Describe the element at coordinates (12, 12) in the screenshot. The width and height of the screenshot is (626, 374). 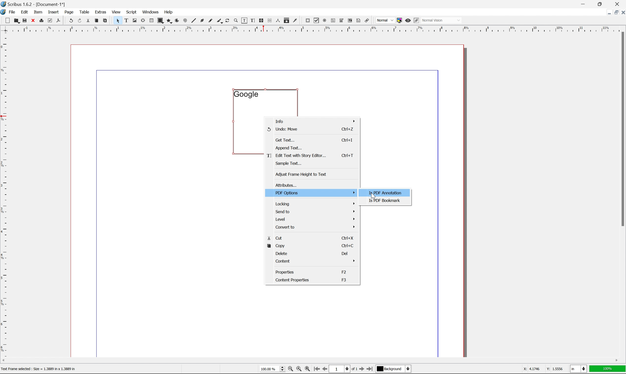
I see `file` at that location.